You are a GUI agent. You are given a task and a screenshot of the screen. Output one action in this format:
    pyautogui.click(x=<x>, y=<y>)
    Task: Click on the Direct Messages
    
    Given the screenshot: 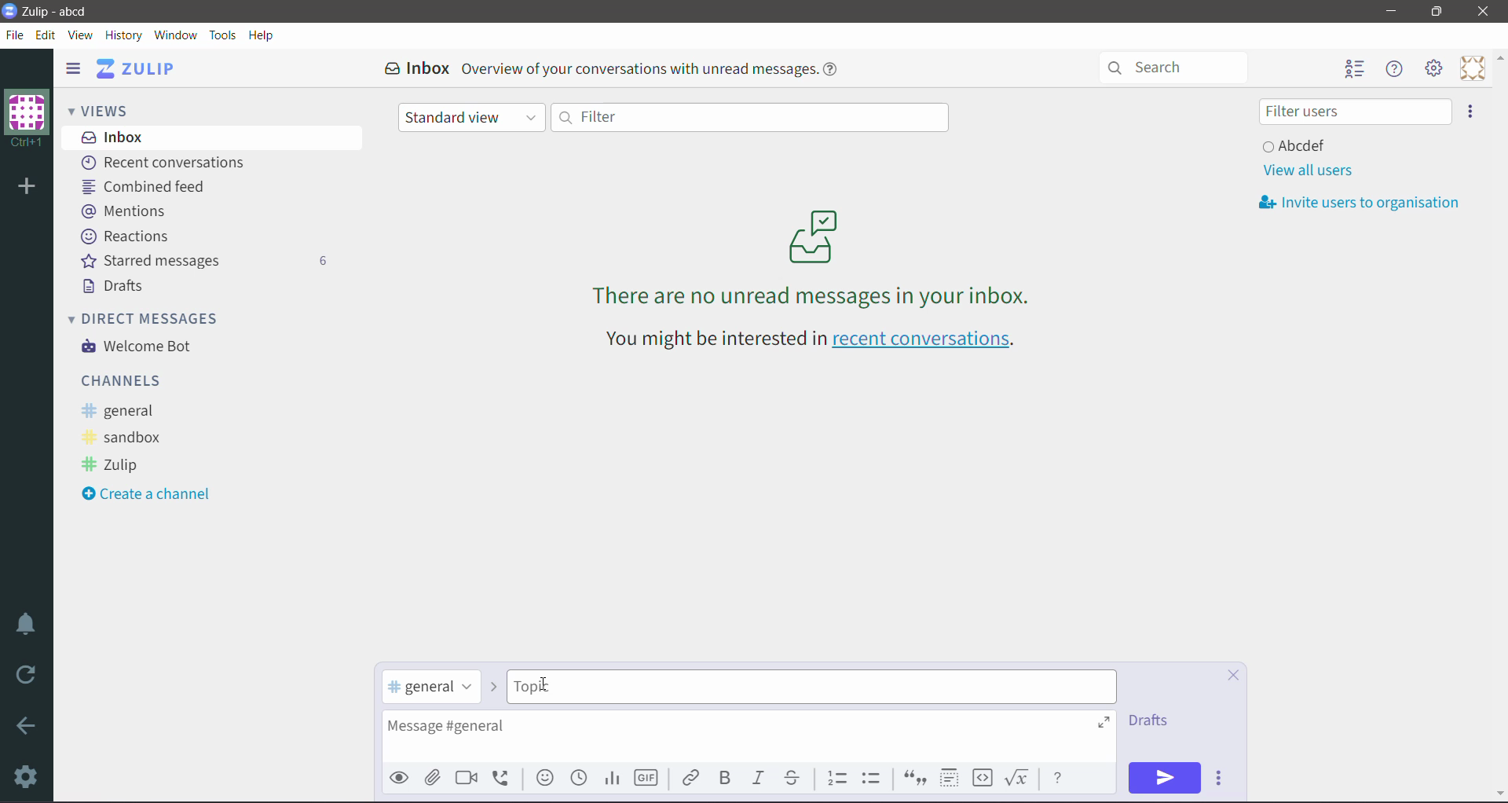 What is the action you would take?
    pyautogui.click(x=154, y=317)
    